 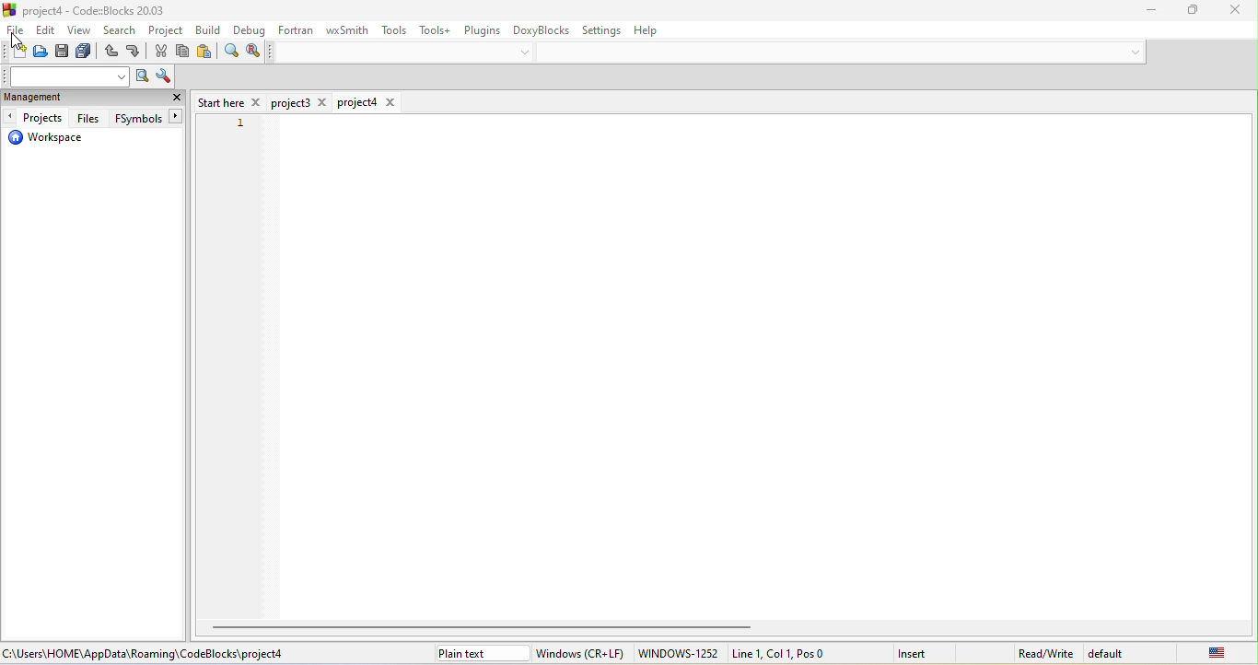 I want to click on read\write, so click(x=1045, y=650).